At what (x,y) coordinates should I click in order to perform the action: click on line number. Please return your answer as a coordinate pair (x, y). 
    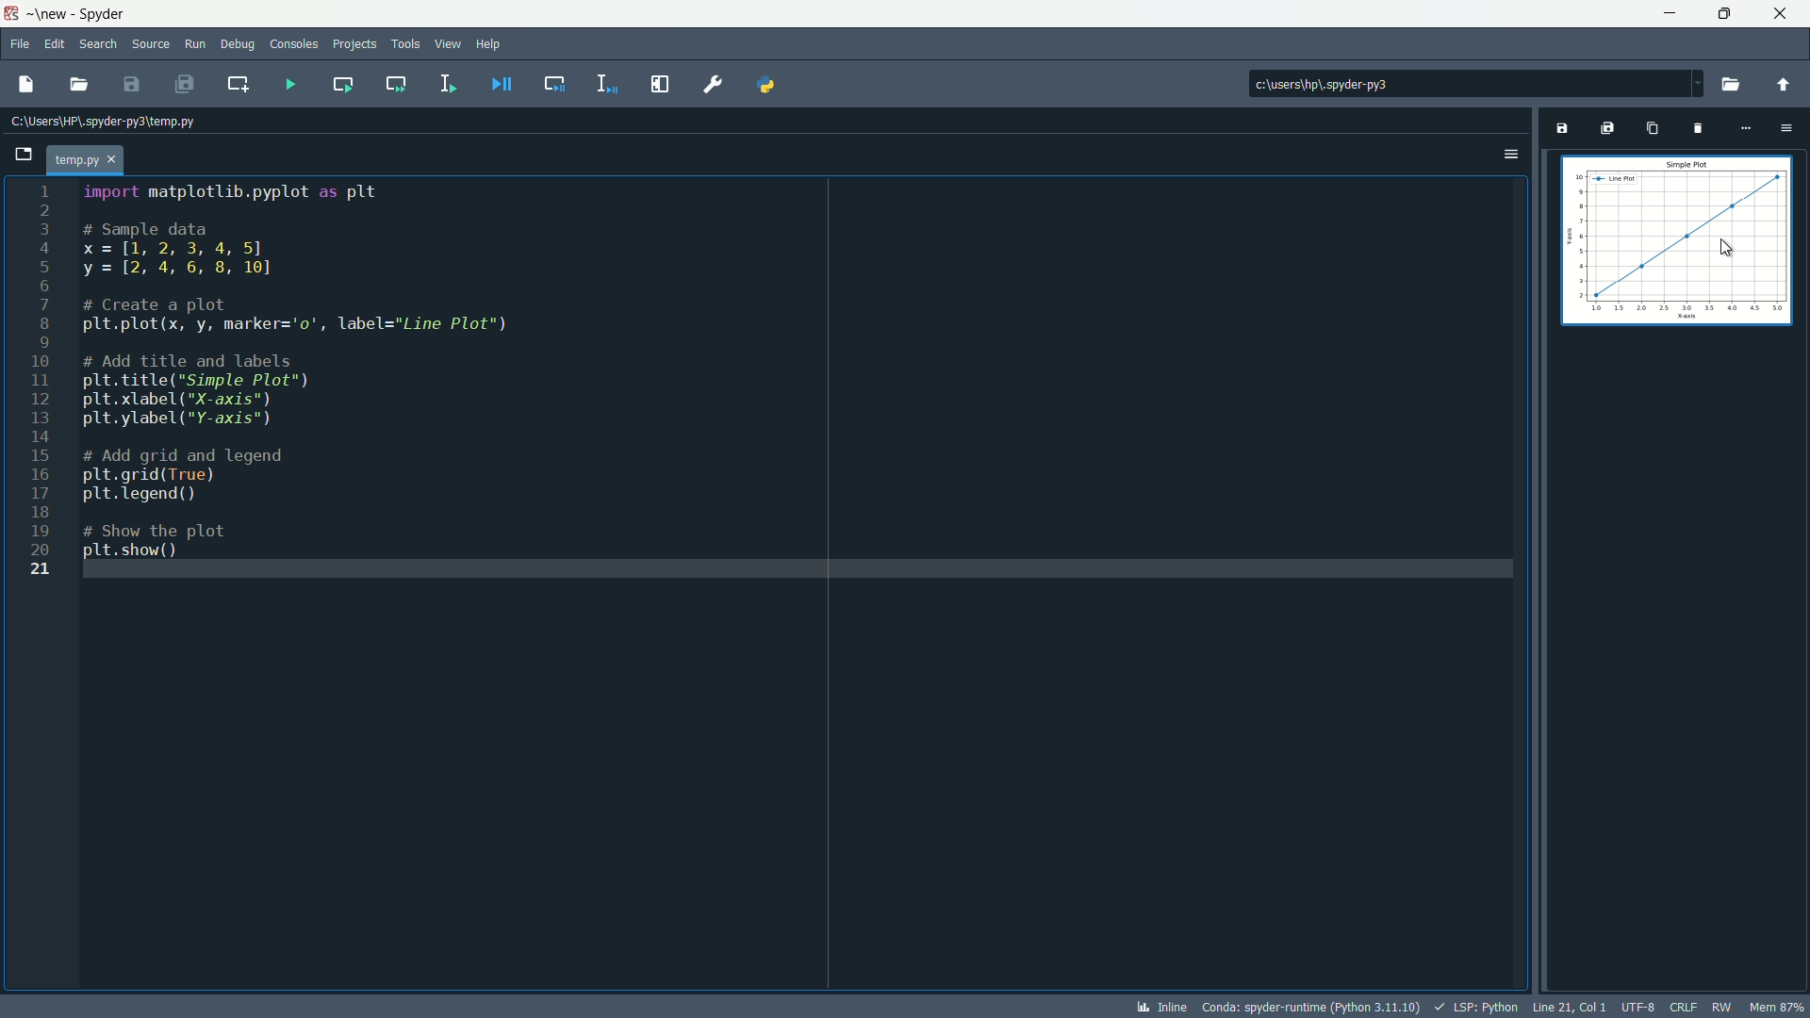
    Looking at the image, I should click on (40, 383).